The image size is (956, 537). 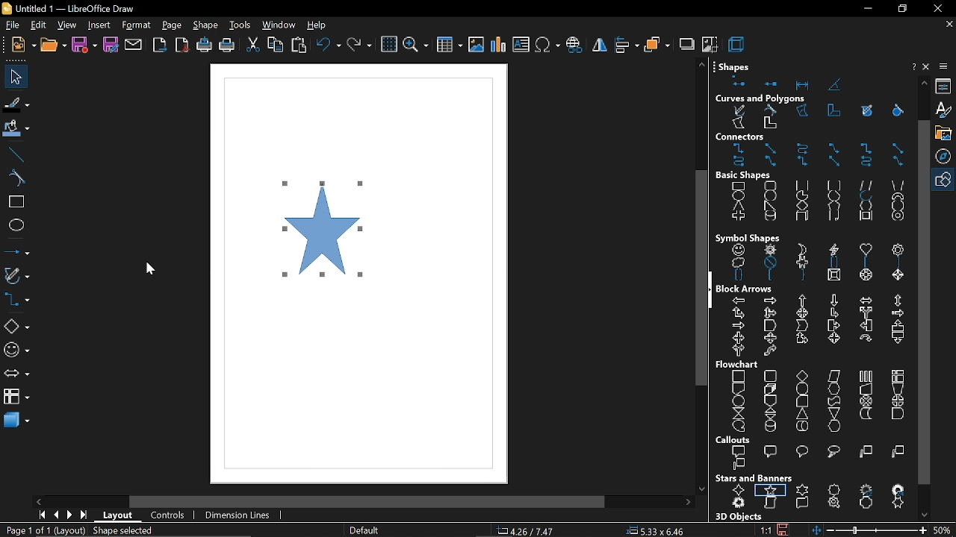 What do you see at coordinates (945, 86) in the screenshot?
I see `properties` at bounding box center [945, 86].